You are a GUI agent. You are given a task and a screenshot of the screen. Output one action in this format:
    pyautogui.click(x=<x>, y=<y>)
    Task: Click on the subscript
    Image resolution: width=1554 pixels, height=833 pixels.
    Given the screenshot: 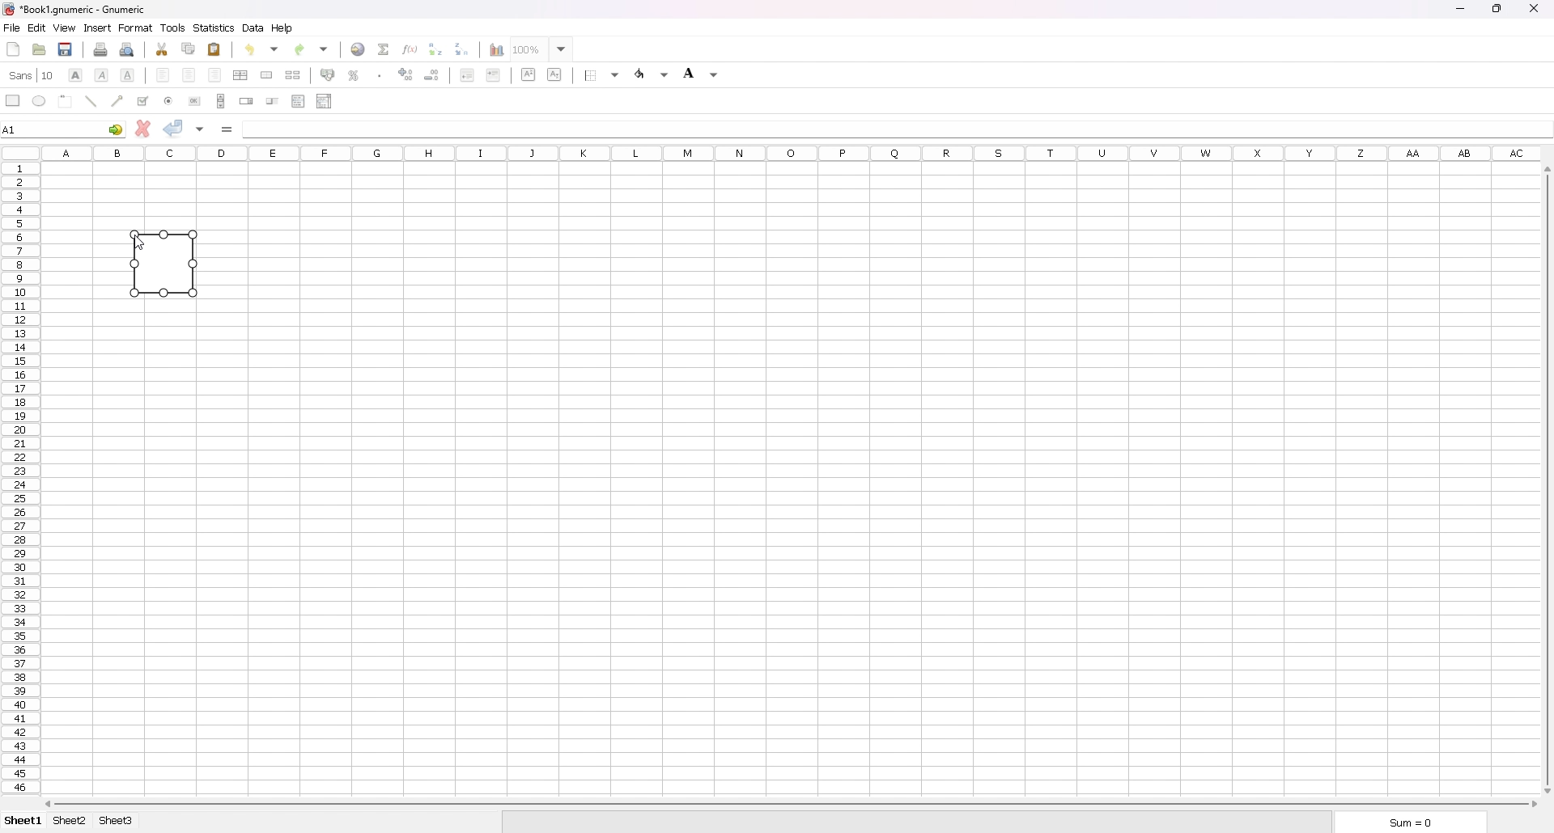 What is the action you would take?
    pyautogui.click(x=555, y=74)
    